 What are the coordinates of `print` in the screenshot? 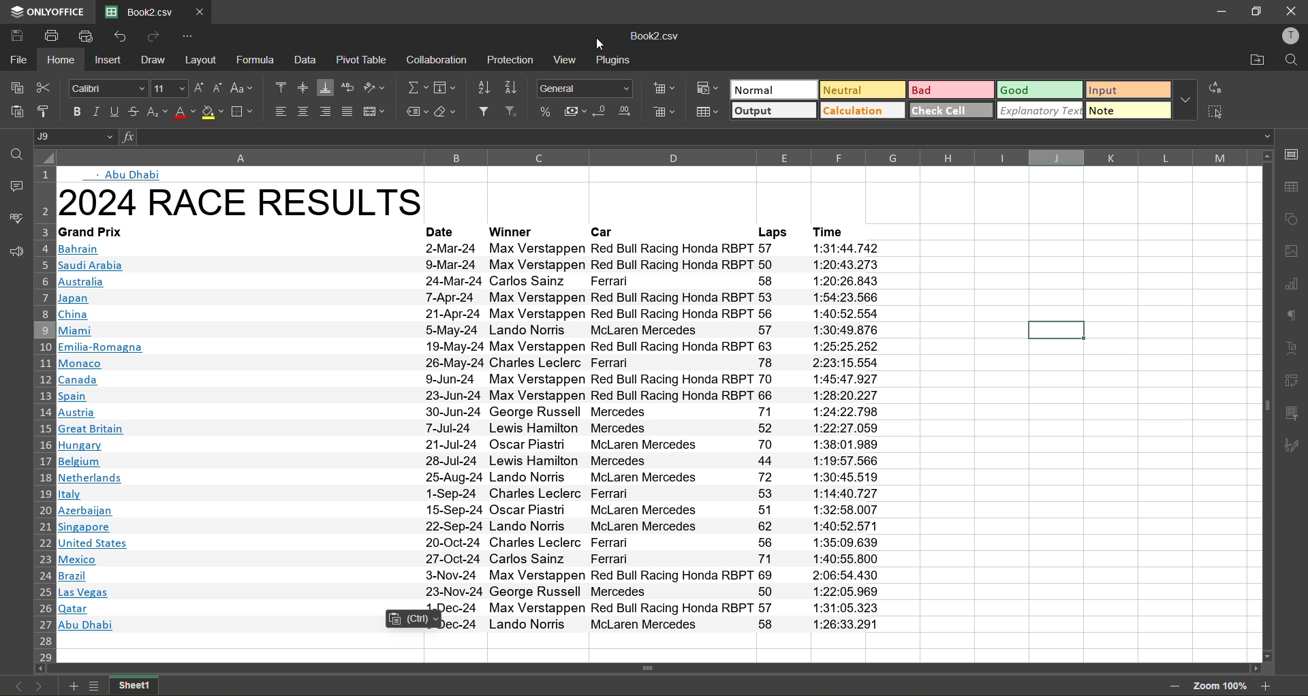 It's located at (53, 36).